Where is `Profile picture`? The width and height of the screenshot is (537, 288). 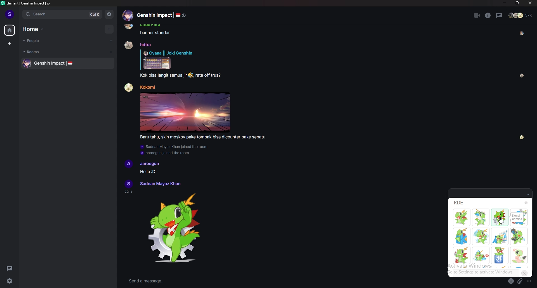 Profile picture is located at coordinates (128, 45).